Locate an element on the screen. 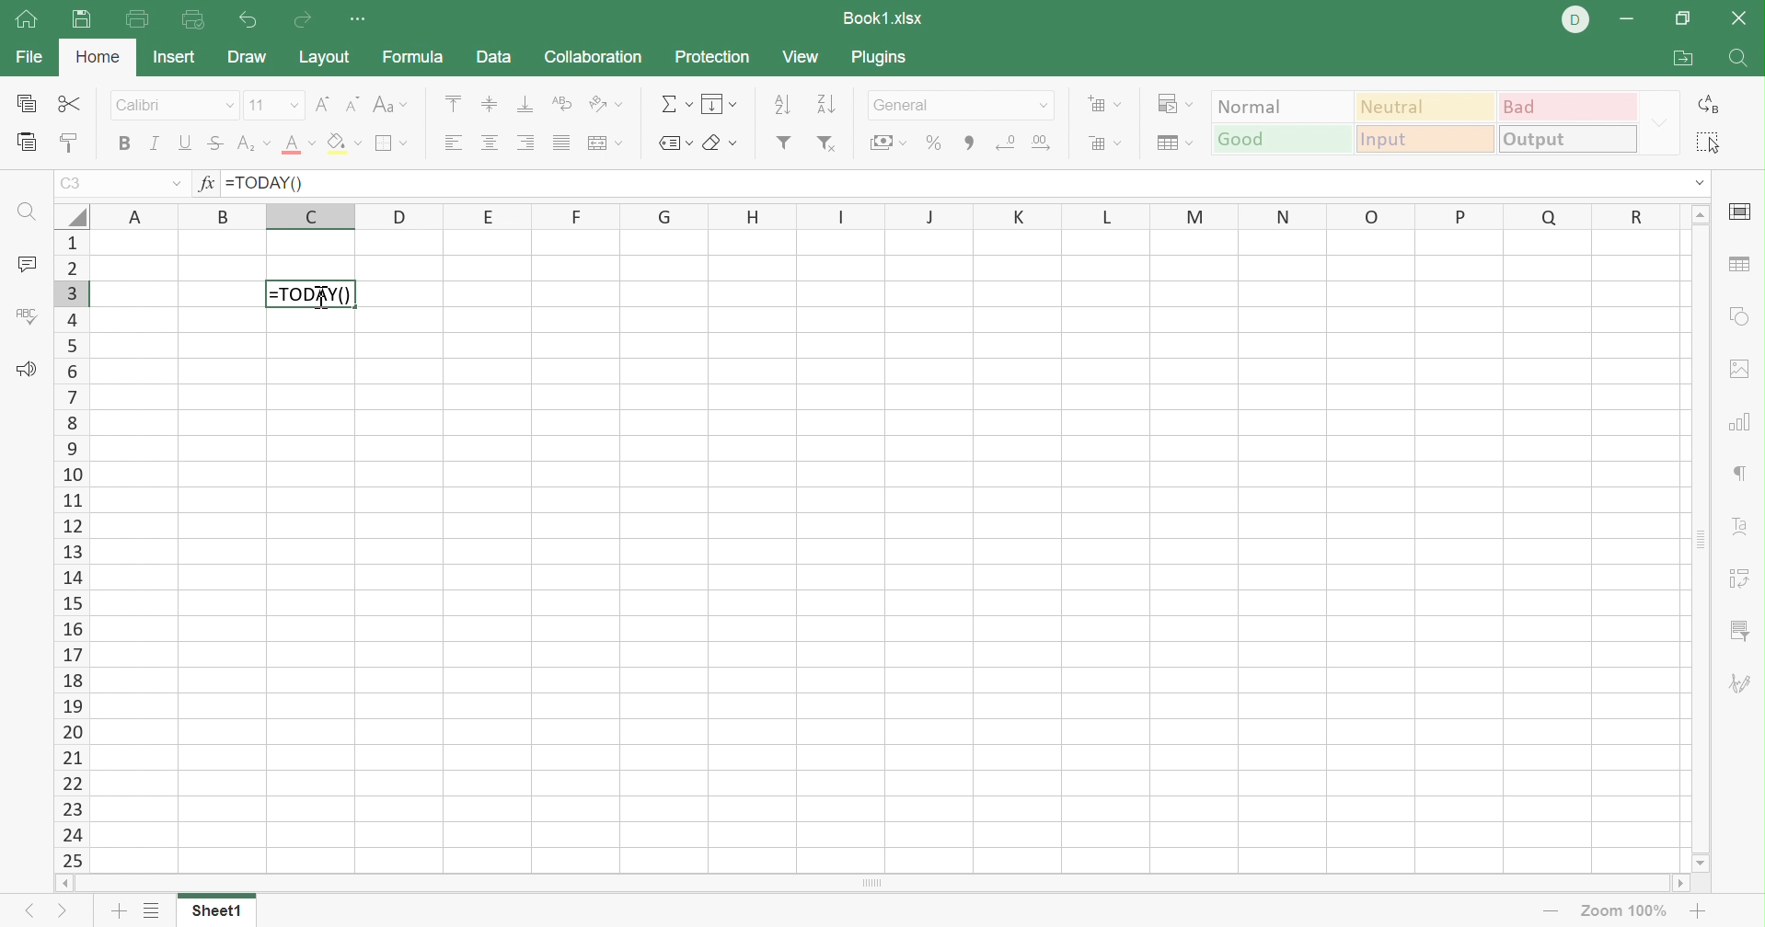  Normal is located at coordinates (1281, 105).